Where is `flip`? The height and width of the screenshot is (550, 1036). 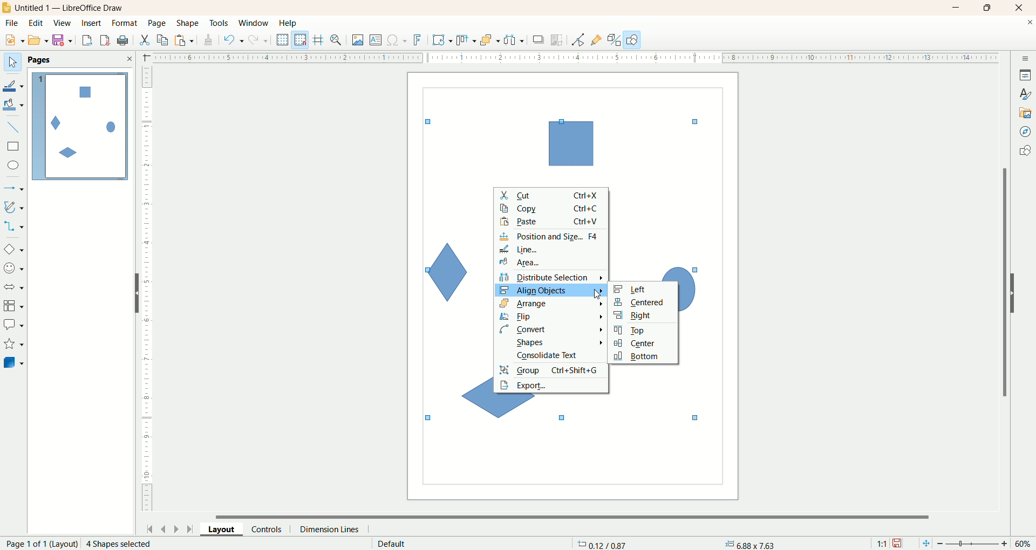
flip is located at coordinates (553, 317).